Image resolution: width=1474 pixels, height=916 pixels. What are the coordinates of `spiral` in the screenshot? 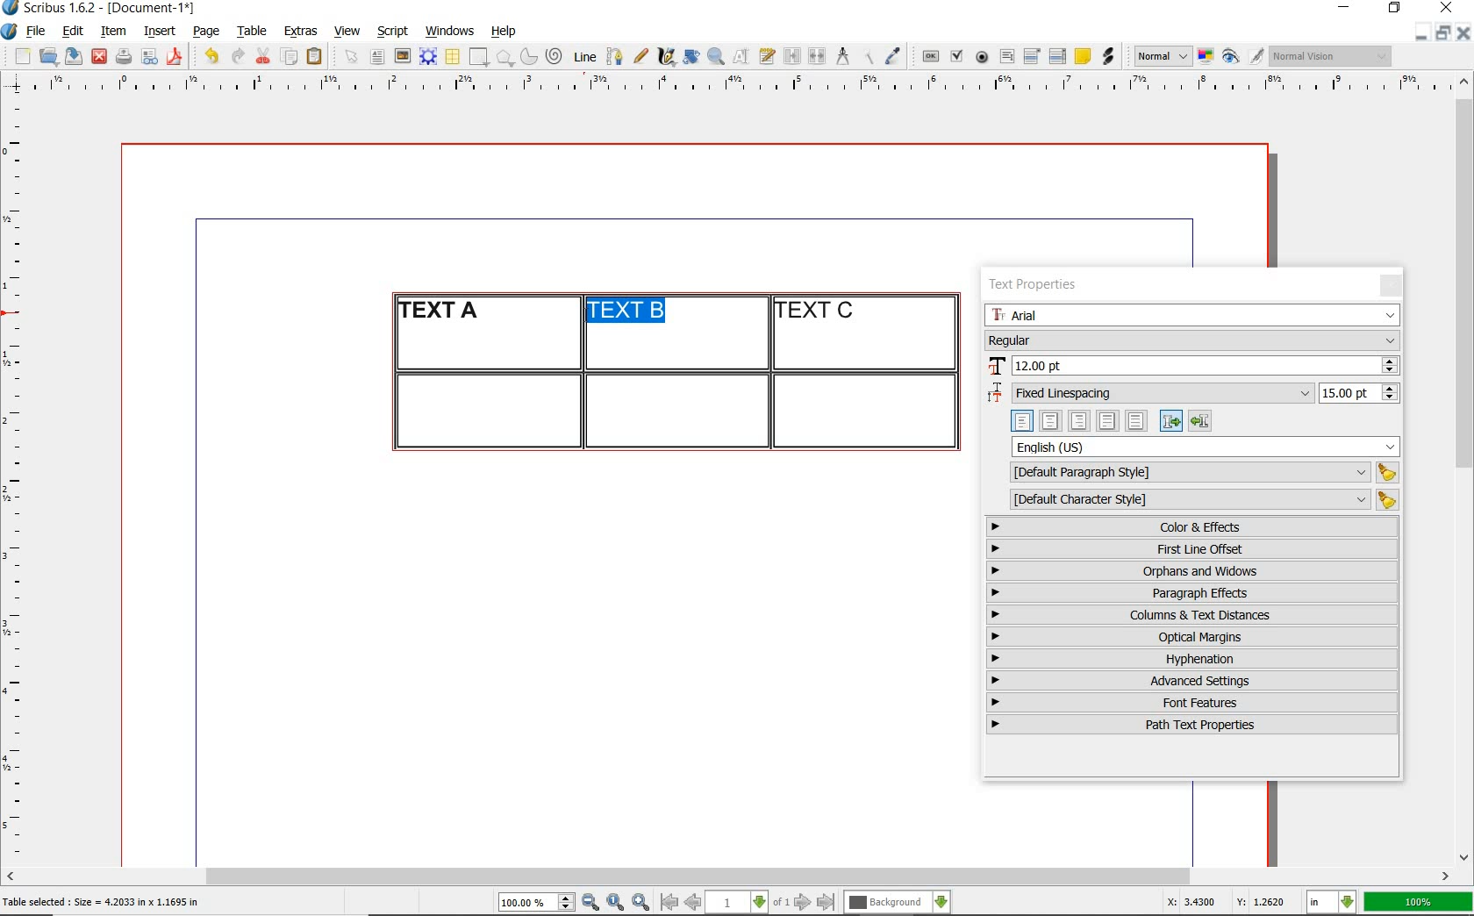 It's located at (555, 56).